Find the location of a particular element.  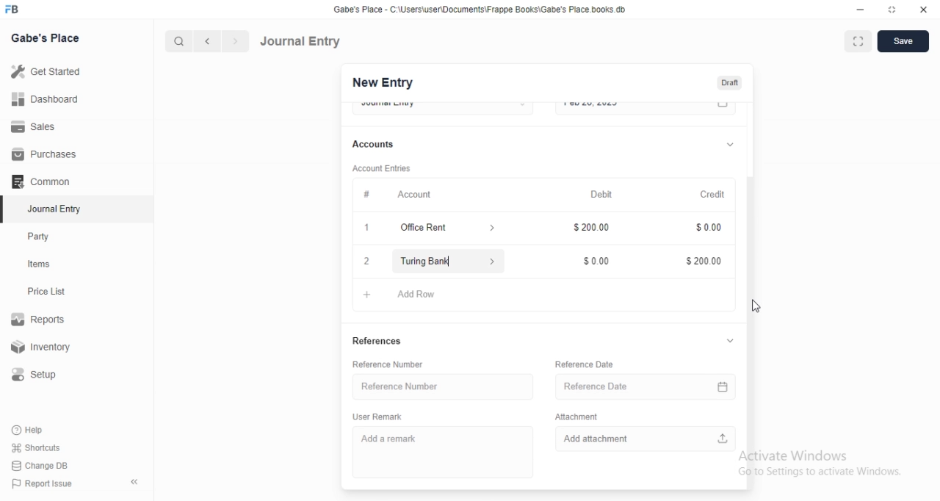

+ AddRow is located at coordinates (538, 296).